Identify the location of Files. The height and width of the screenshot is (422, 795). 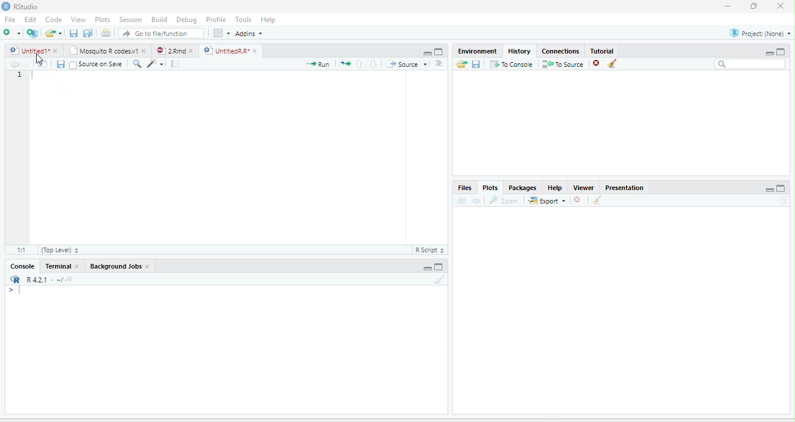
(465, 188).